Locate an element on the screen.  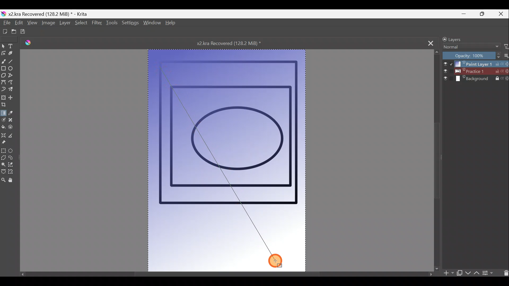
View/change layer properties is located at coordinates (490, 272).